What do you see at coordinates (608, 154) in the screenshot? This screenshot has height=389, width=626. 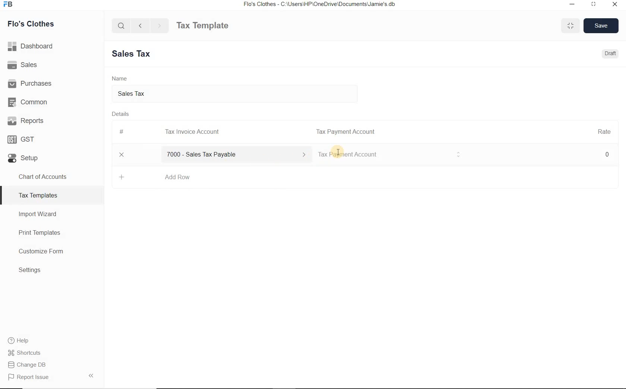 I see `0` at bounding box center [608, 154].